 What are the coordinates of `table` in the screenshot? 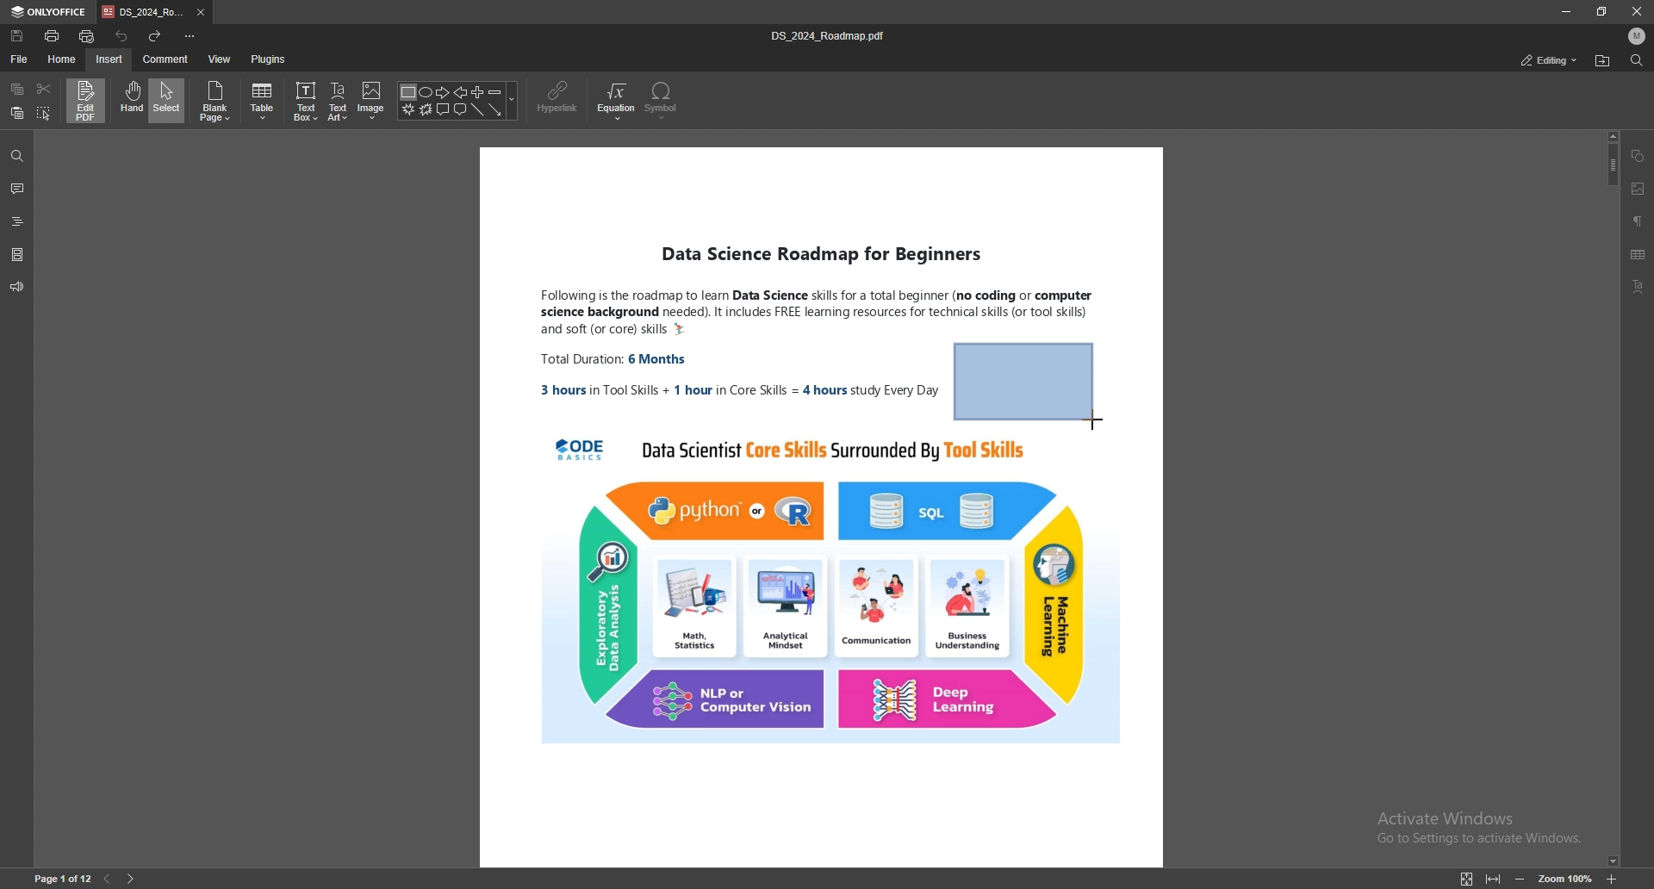 It's located at (264, 102).